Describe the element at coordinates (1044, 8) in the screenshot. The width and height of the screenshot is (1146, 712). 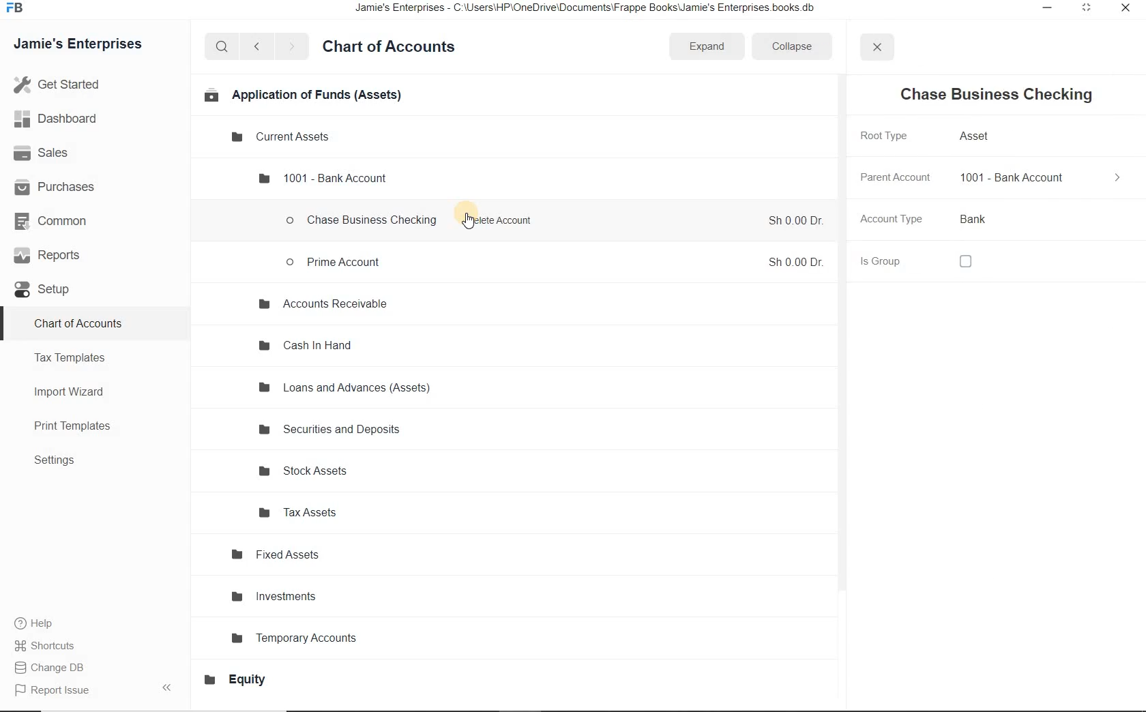
I see `minimize` at that location.